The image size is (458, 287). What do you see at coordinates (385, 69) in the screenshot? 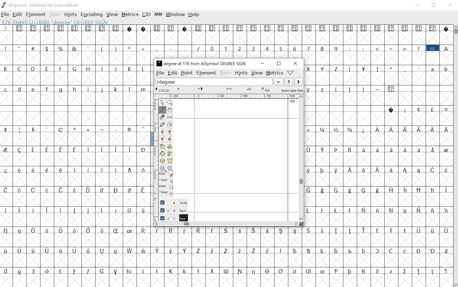
I see `special characters` at bounding box center [385, 69].